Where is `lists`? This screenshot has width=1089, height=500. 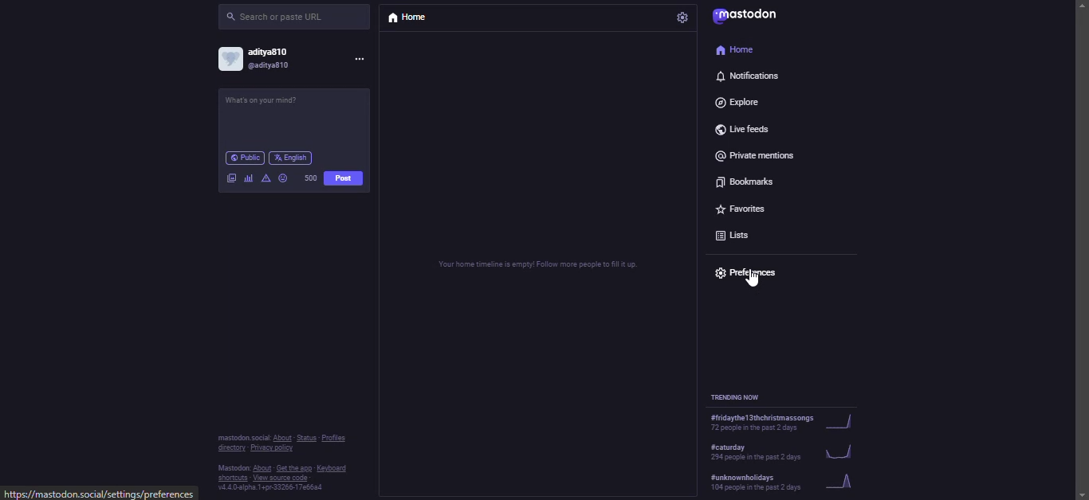 lists is located at coordinates (736, 232).